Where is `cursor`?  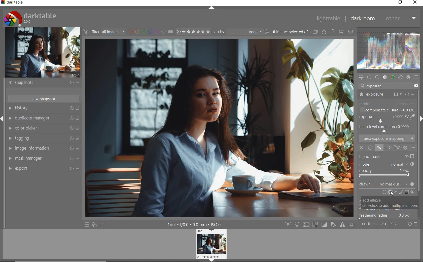
cursor is located at coordinates (392, 194).